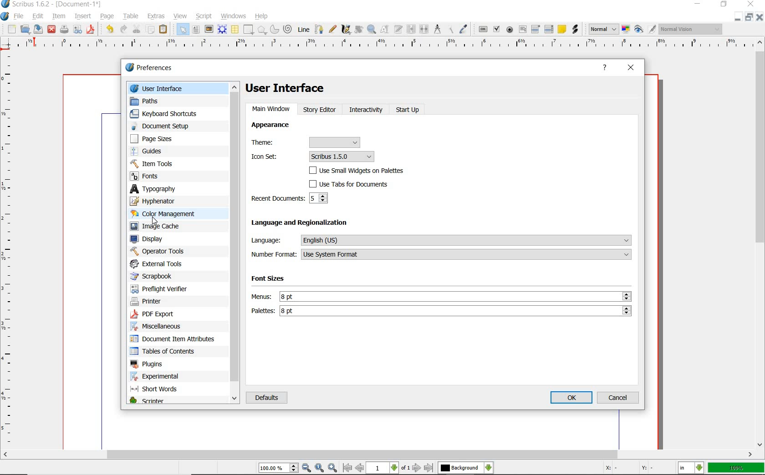  Describe the element at coordinates (196, 30) in the screenshot. I see `text frame` at that location.